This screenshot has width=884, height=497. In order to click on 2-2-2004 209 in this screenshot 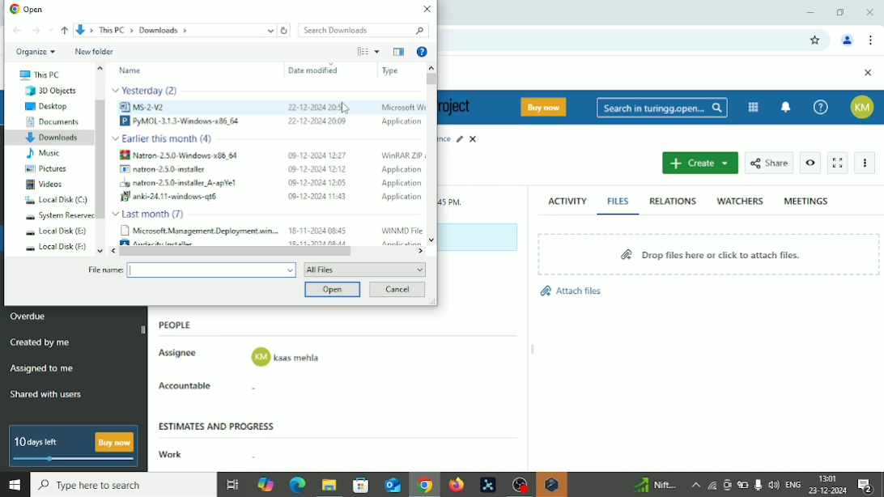, I will do `click(314, 107)`.